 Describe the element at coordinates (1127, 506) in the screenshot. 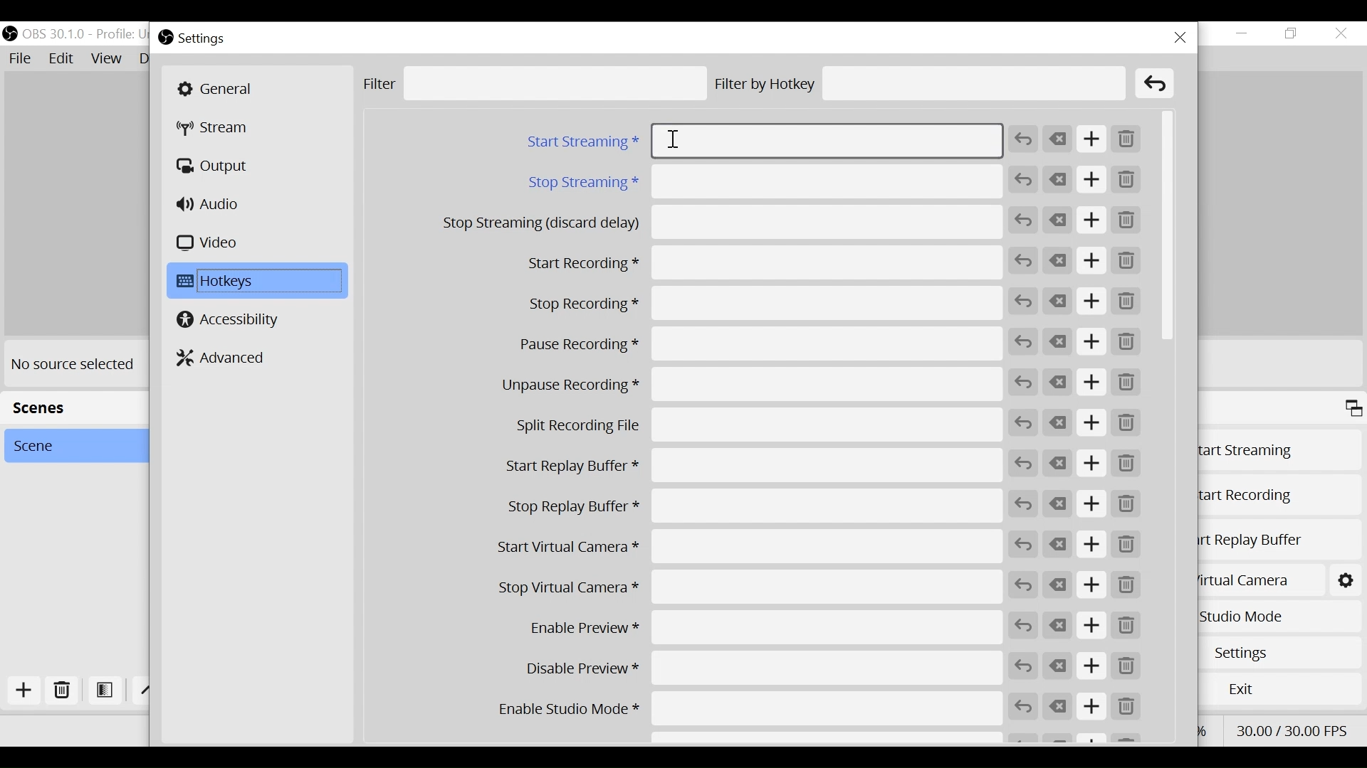

I see `Remove` at that location.